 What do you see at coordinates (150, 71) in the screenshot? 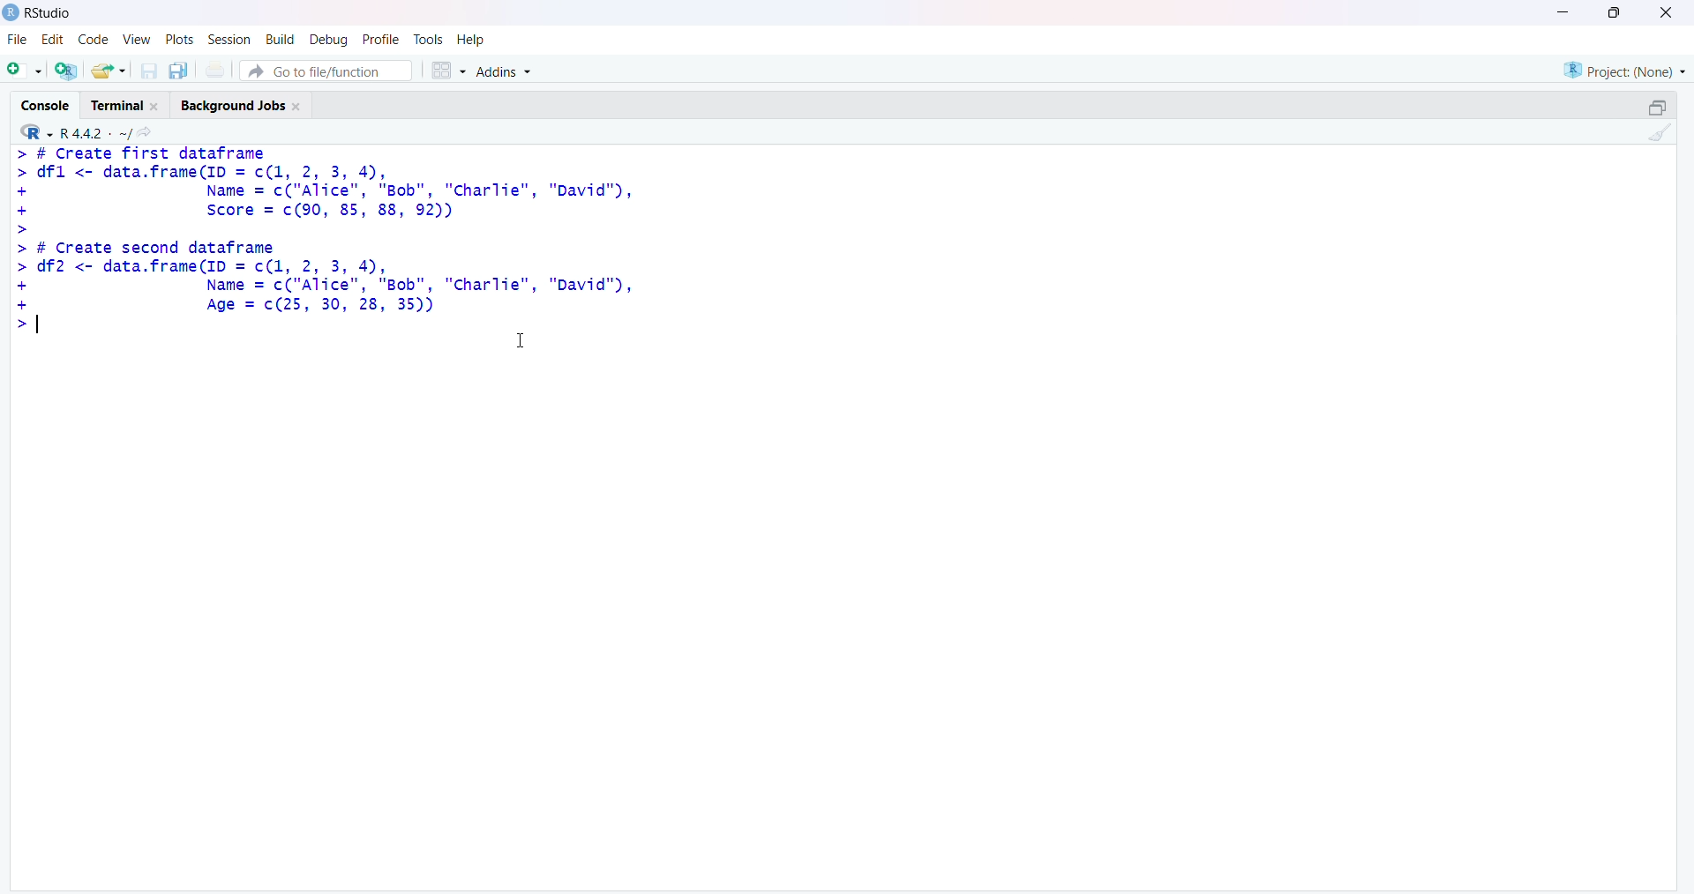
I see `save` at bounding box center [150, 71].